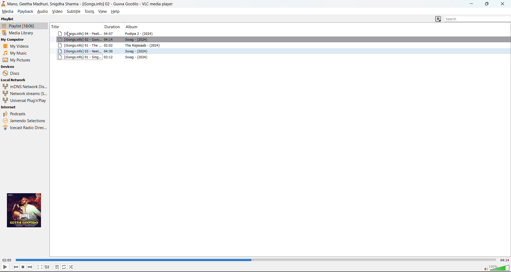 The width and height of the screenshot is (511, 272). I want to click on run time, so click(7, 261).